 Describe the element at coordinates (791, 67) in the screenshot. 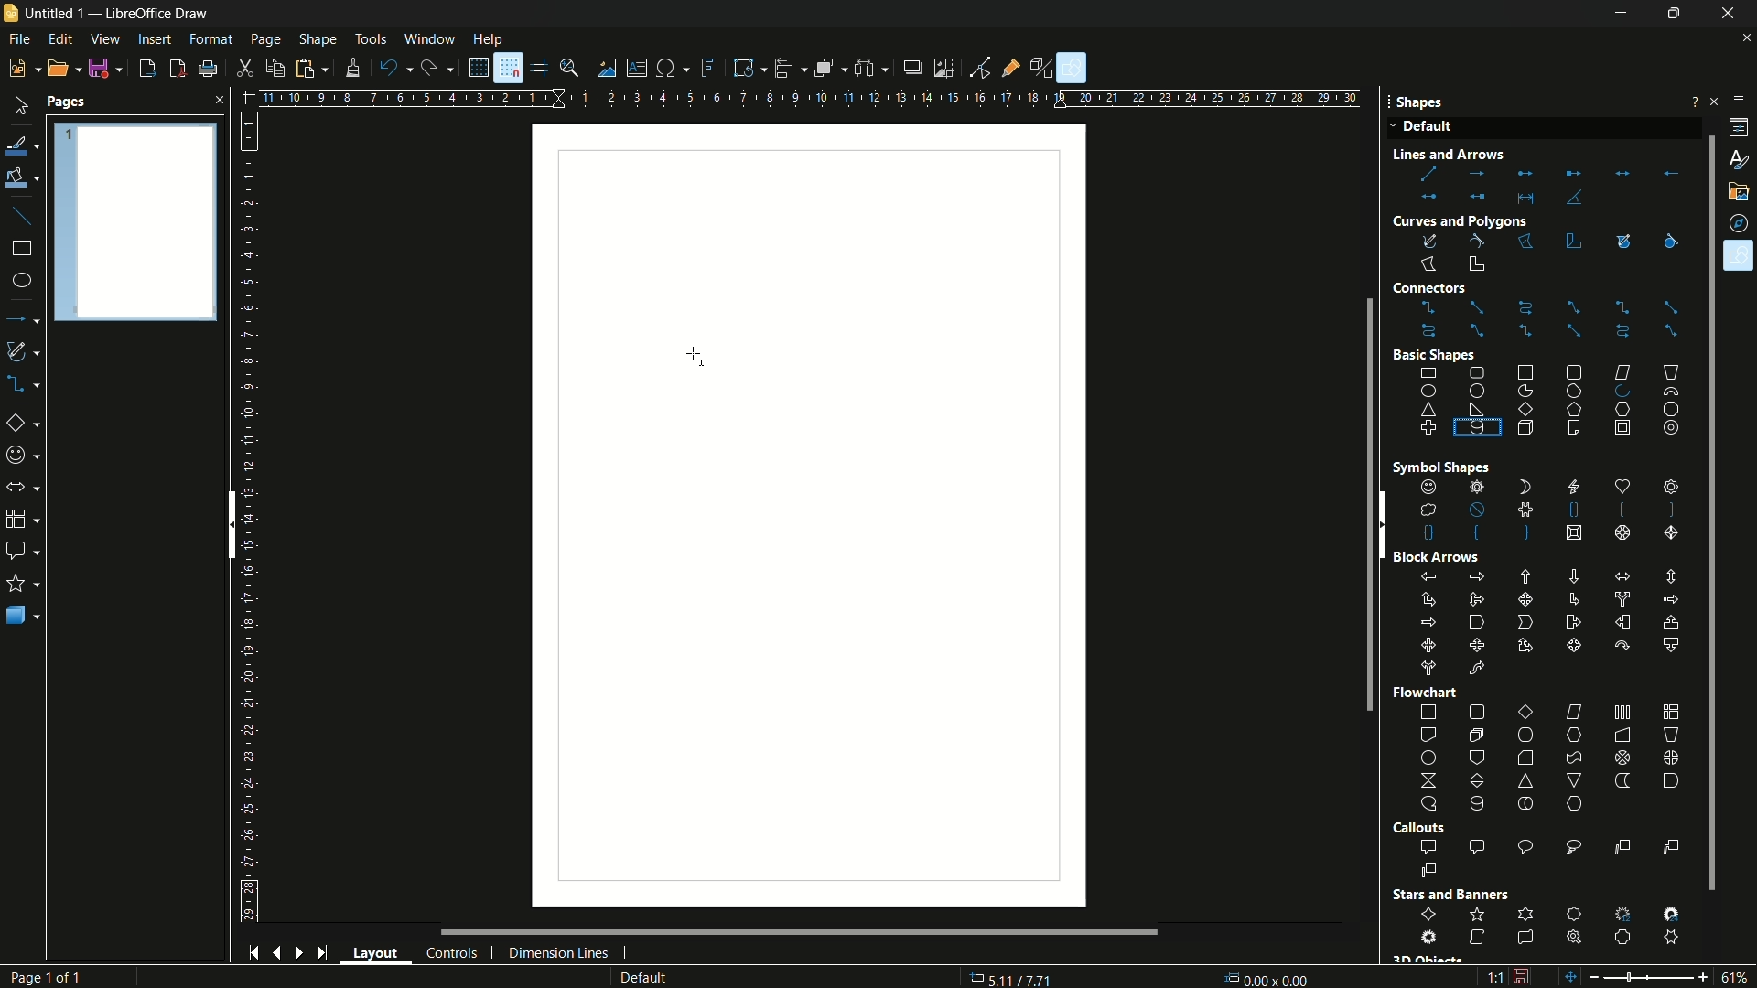

I see `align objects` at that location.